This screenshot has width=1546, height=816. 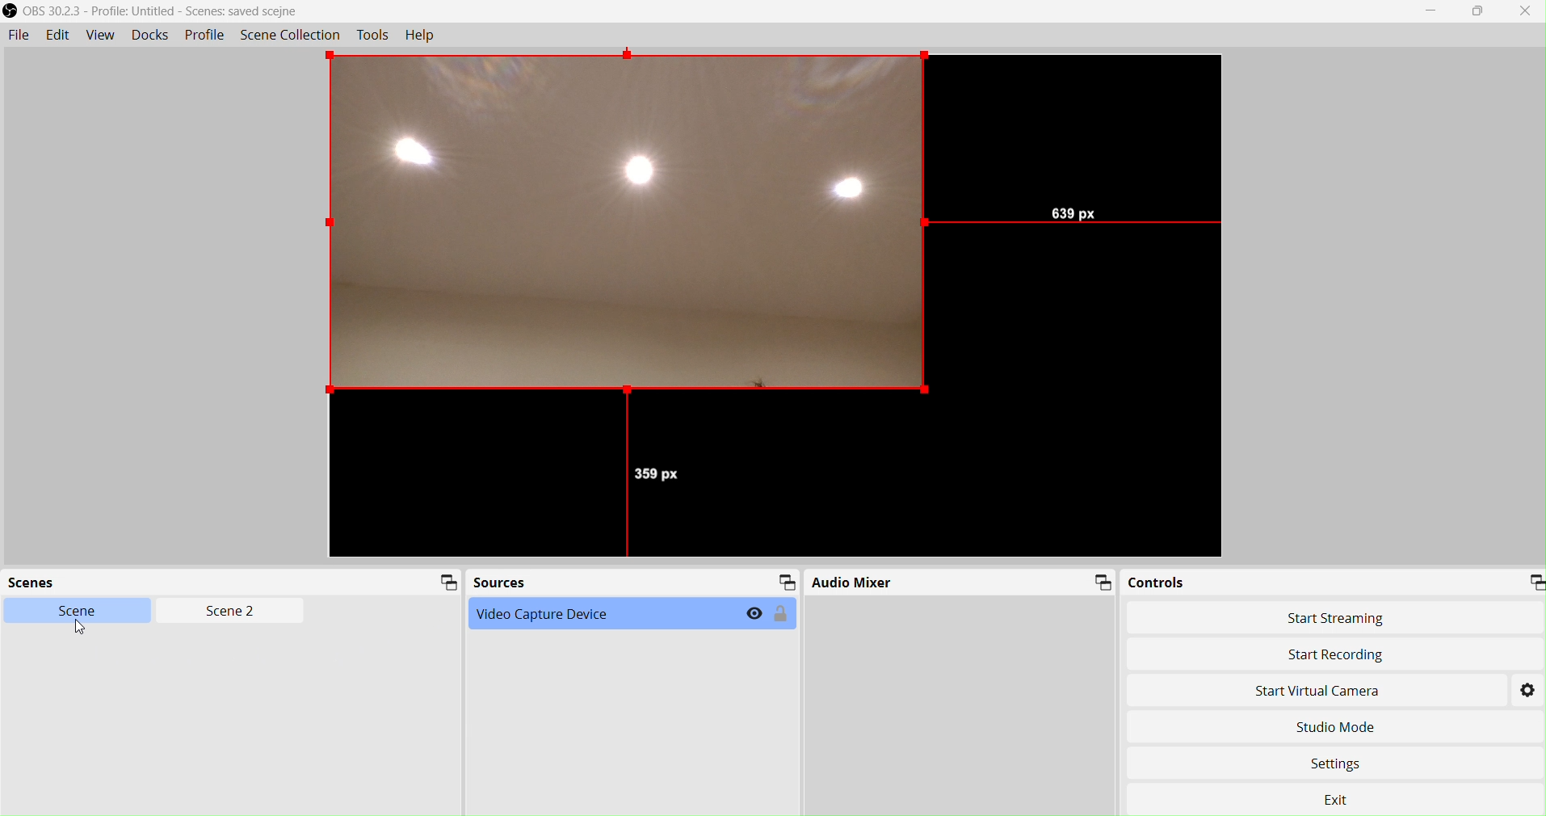 What do you see at coordinates (233, 582) in the screenshot?
I see `Scenes` at bounding box center [233, 582].